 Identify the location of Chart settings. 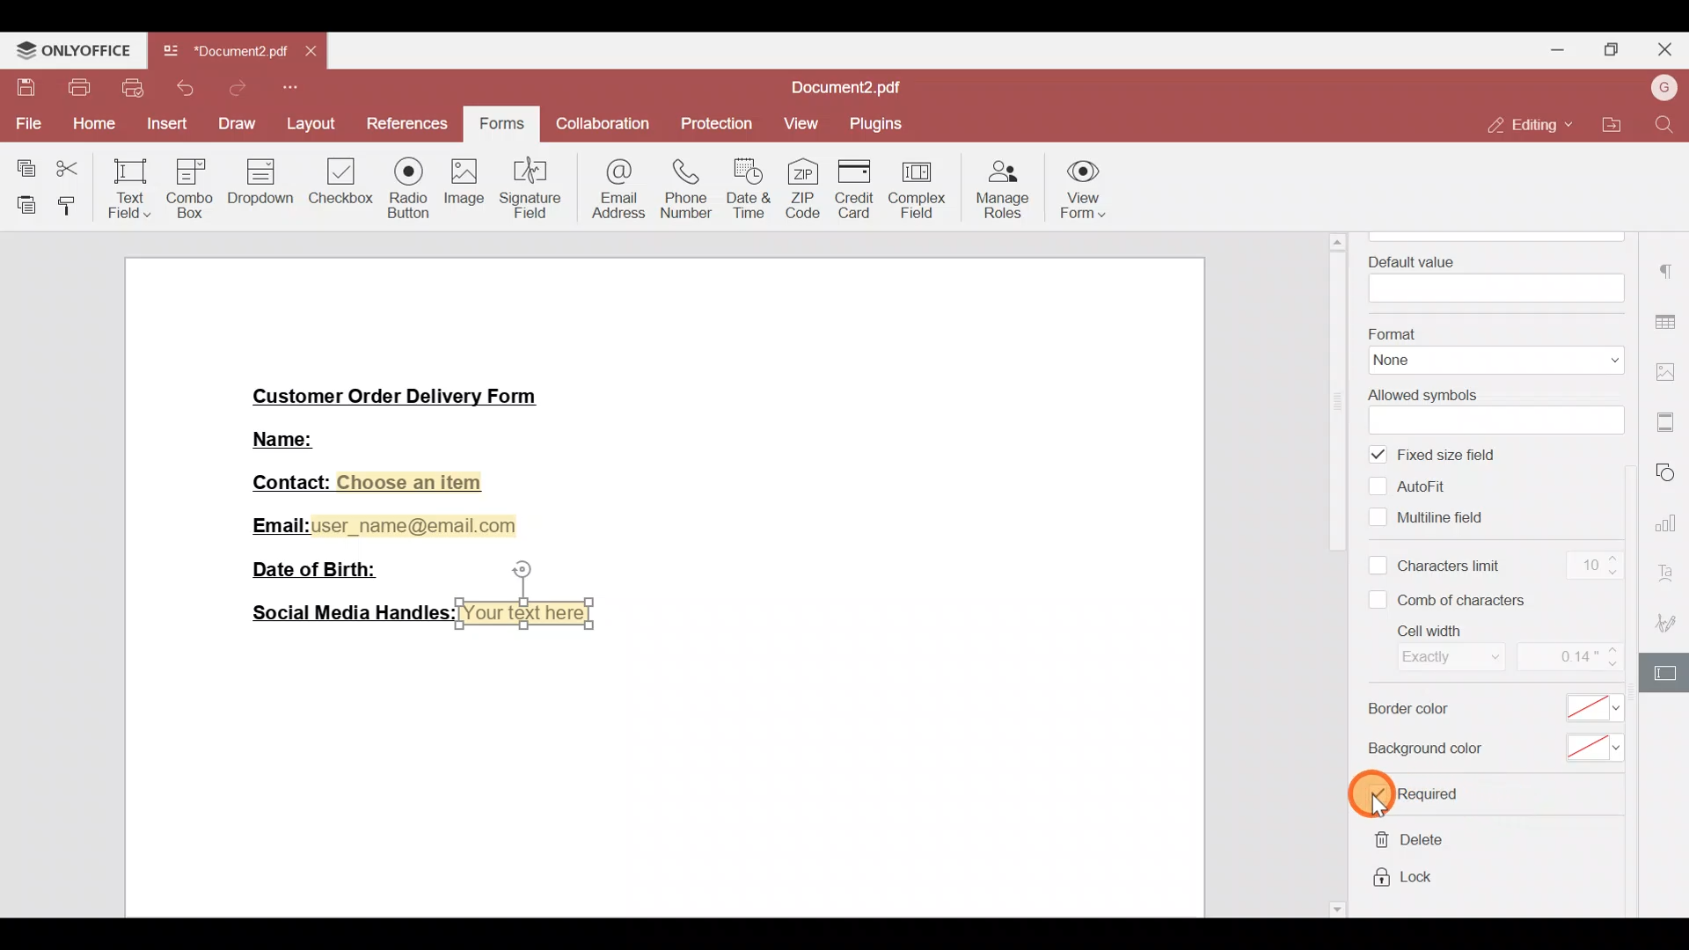
(1670, 523).